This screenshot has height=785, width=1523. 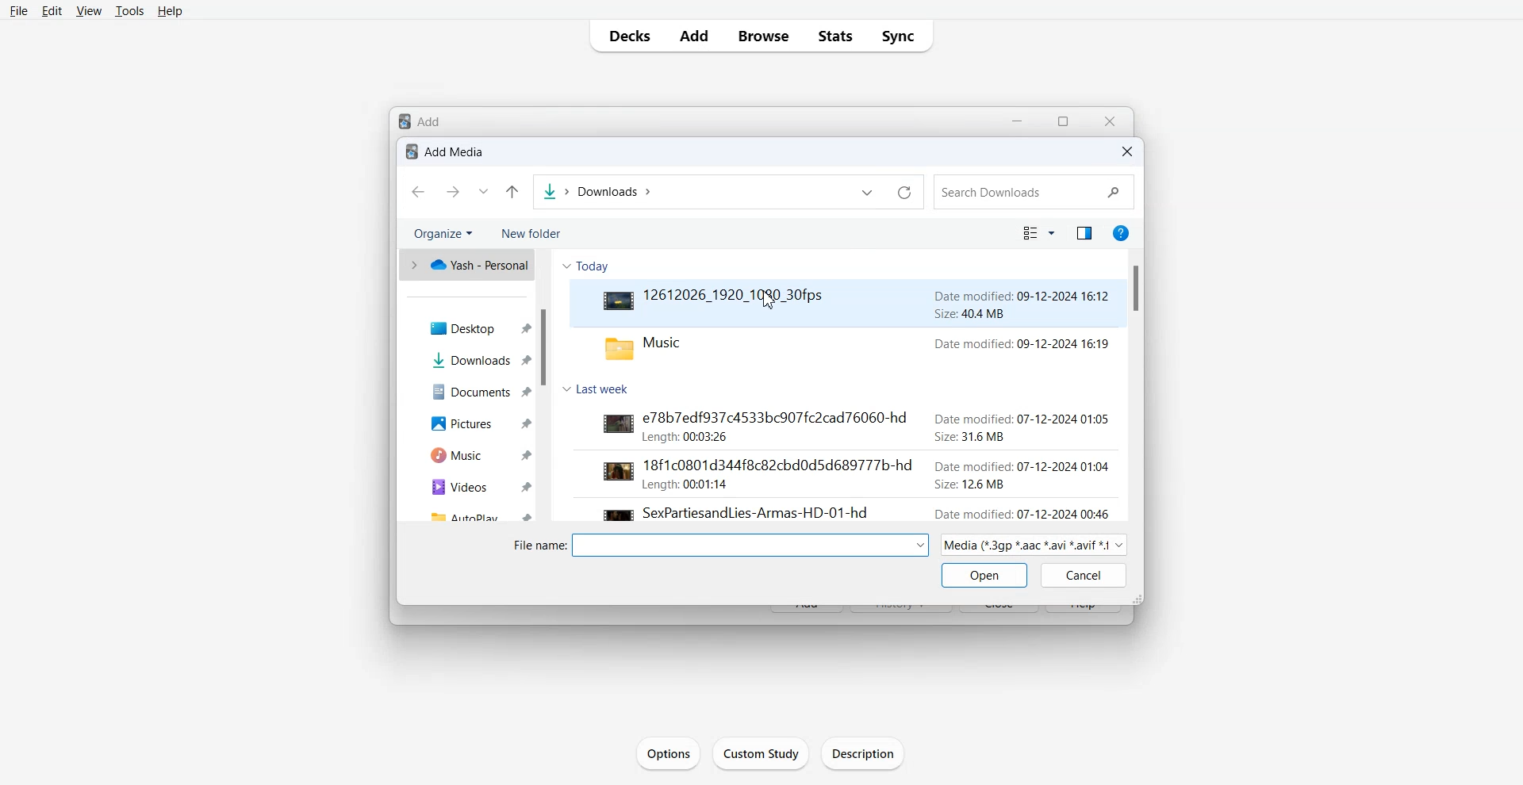 What do you see at coordinates (761, 752) in the screenshot?
I see `Custom Study` at bounding box center [761, 752].